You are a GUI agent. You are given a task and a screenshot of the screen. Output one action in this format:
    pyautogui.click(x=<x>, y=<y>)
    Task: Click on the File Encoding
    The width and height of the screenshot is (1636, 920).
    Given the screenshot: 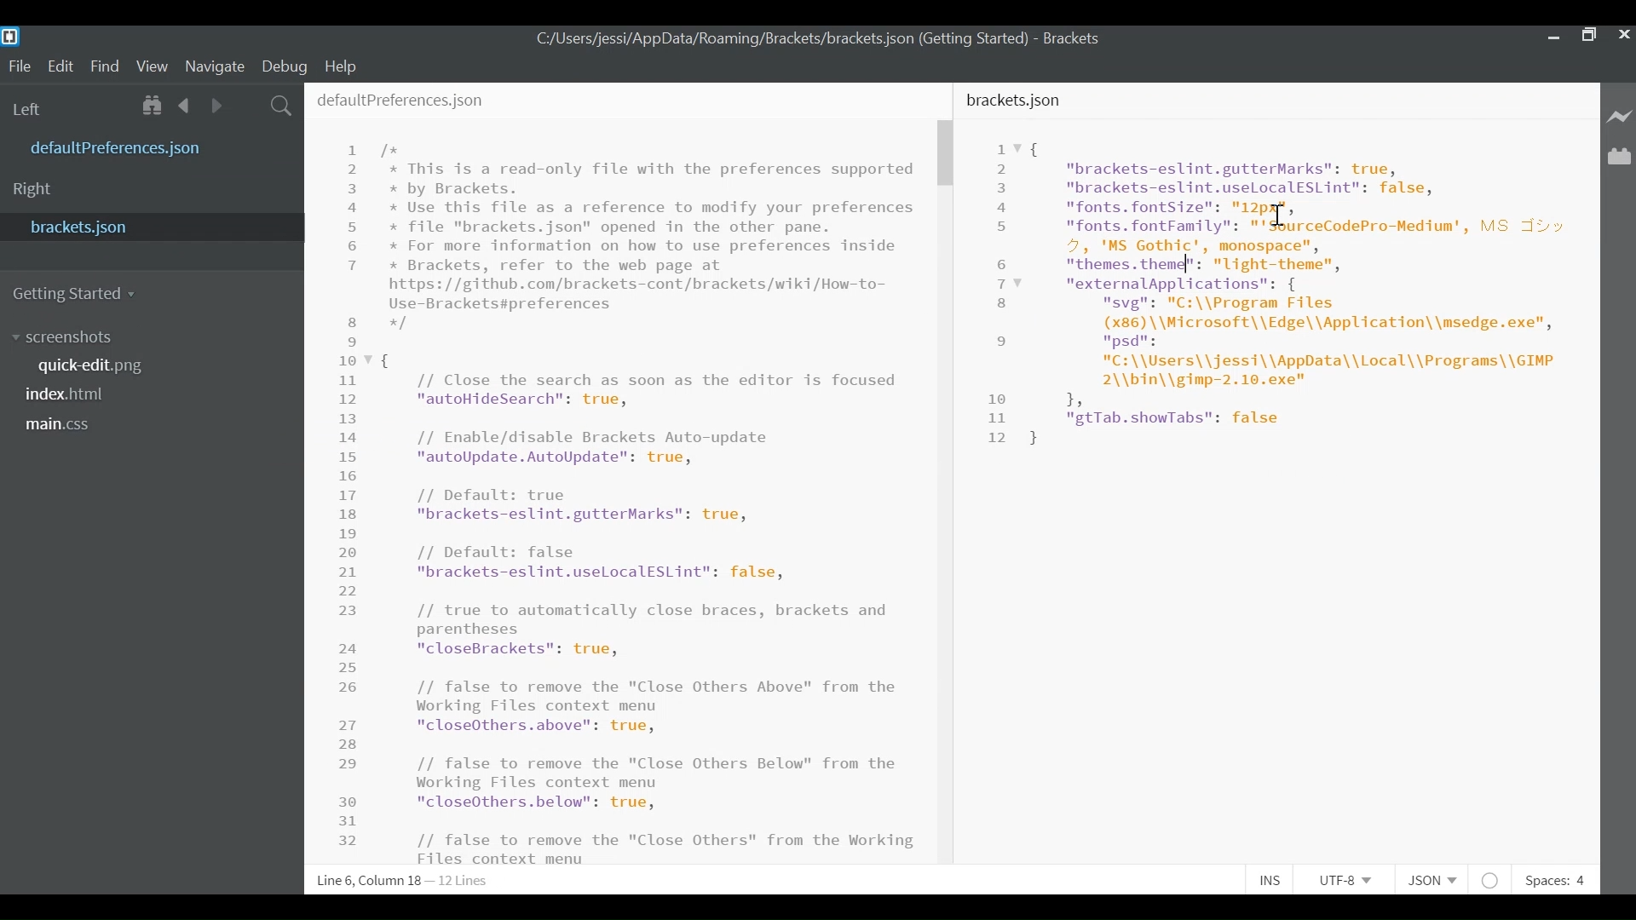 What is the action you would take?
    pyautogui.click(x=1346, y=880)
    